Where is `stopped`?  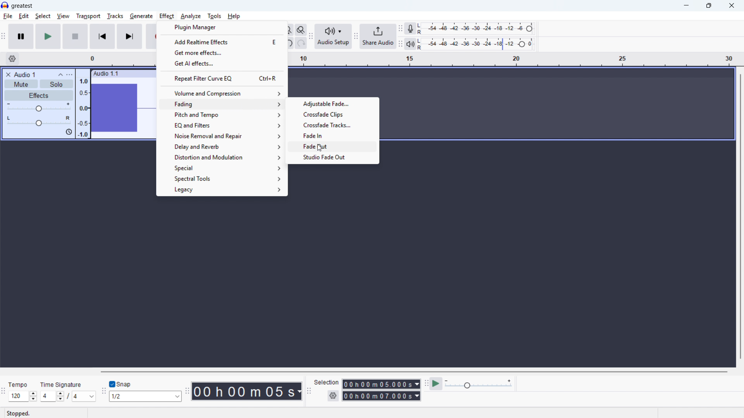 stopped is located at coordinates (18, 414).